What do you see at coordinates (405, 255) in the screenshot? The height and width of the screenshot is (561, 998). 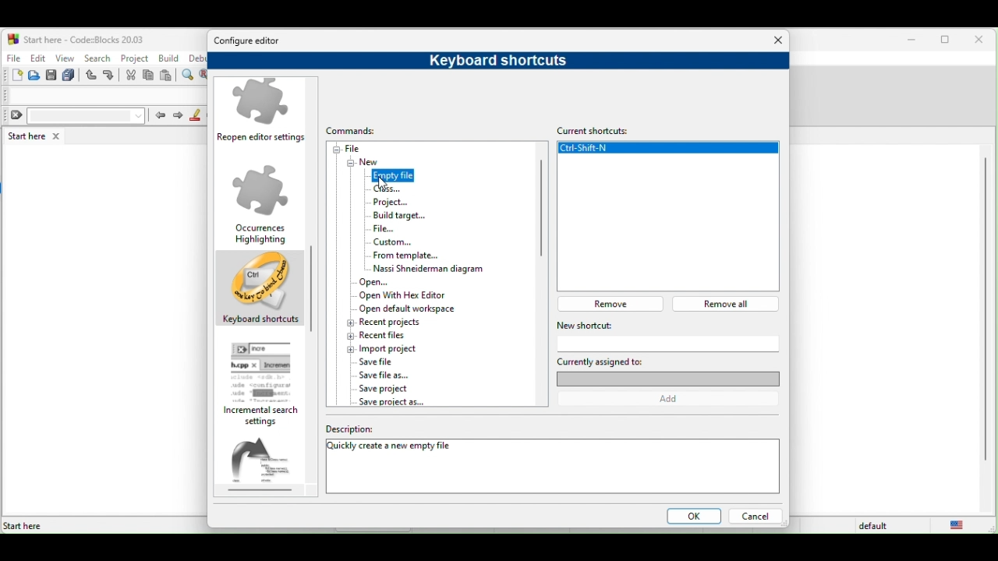 I see `form template` at bounding box center [405, 255].